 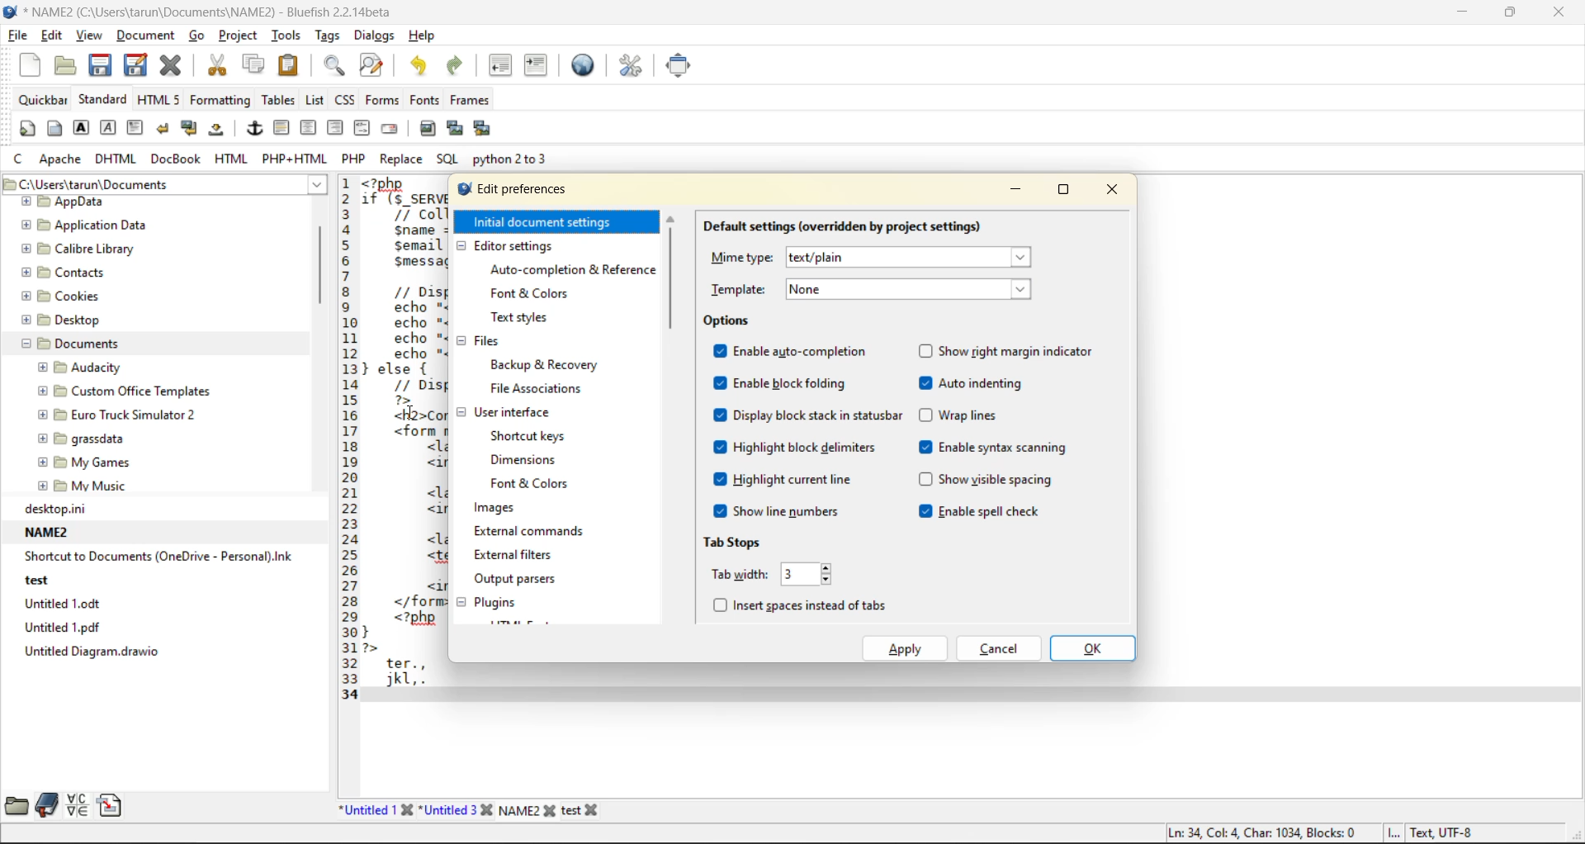 What do you see at coordinates (82, 127) in the screenshot?
I see `strong` at bounding box center [82, 127].